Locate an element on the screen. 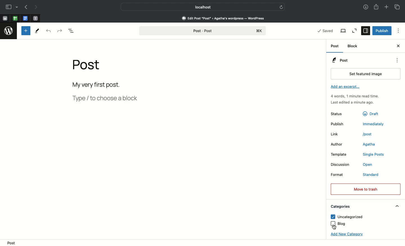 This screenshot has height=246, width=405. Edit Post "Post" < Agatha's wordpress — WordPress is located at coordinates (223, 18).